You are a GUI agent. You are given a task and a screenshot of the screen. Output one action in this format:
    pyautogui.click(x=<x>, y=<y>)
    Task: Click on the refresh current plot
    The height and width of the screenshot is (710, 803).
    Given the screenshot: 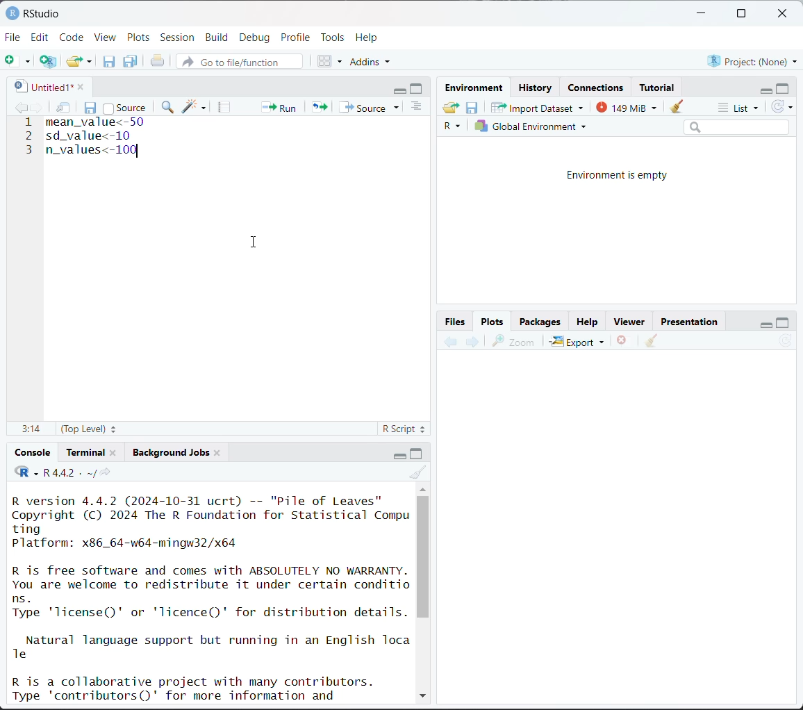 What is the action you would take?
    pyautogui.click(x=786, y=342)
    